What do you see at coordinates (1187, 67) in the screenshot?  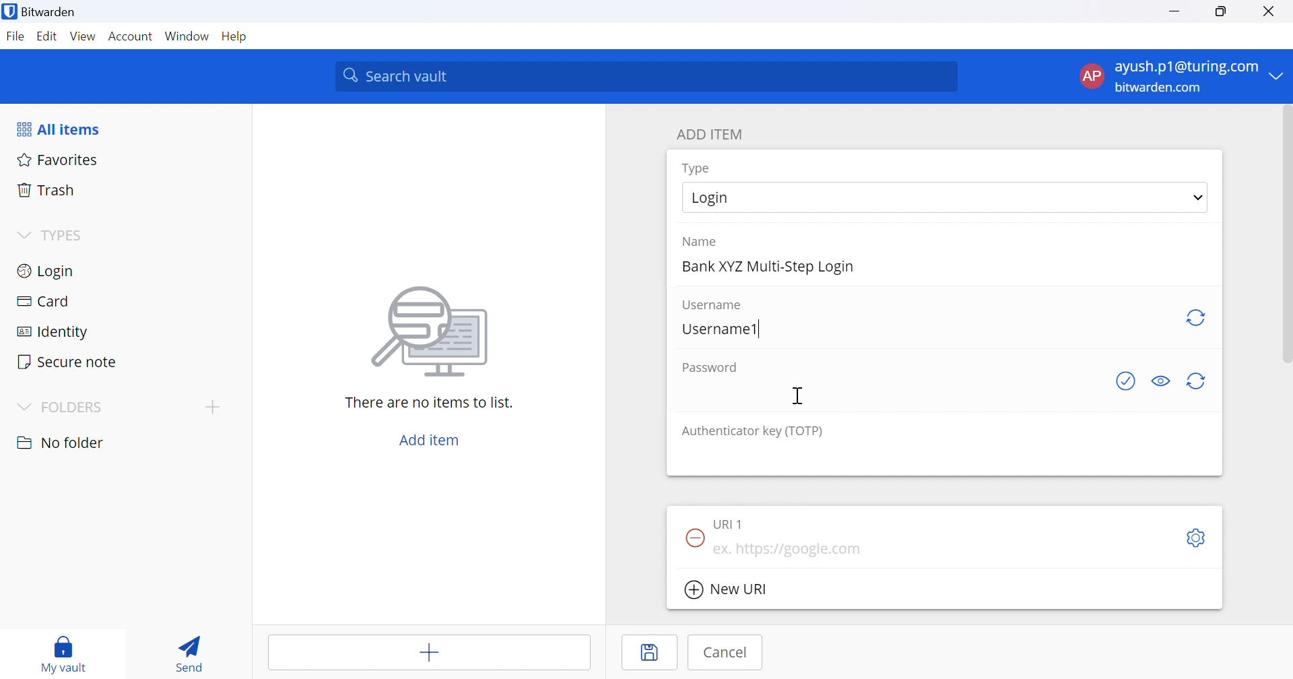 I see `ayush.p1@turing.com` at bounding box center [1187, 67].